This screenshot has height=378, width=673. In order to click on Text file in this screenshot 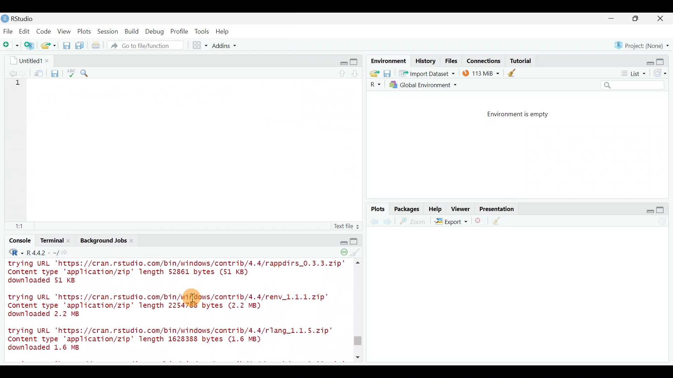, I will do `click(342, 225)`.